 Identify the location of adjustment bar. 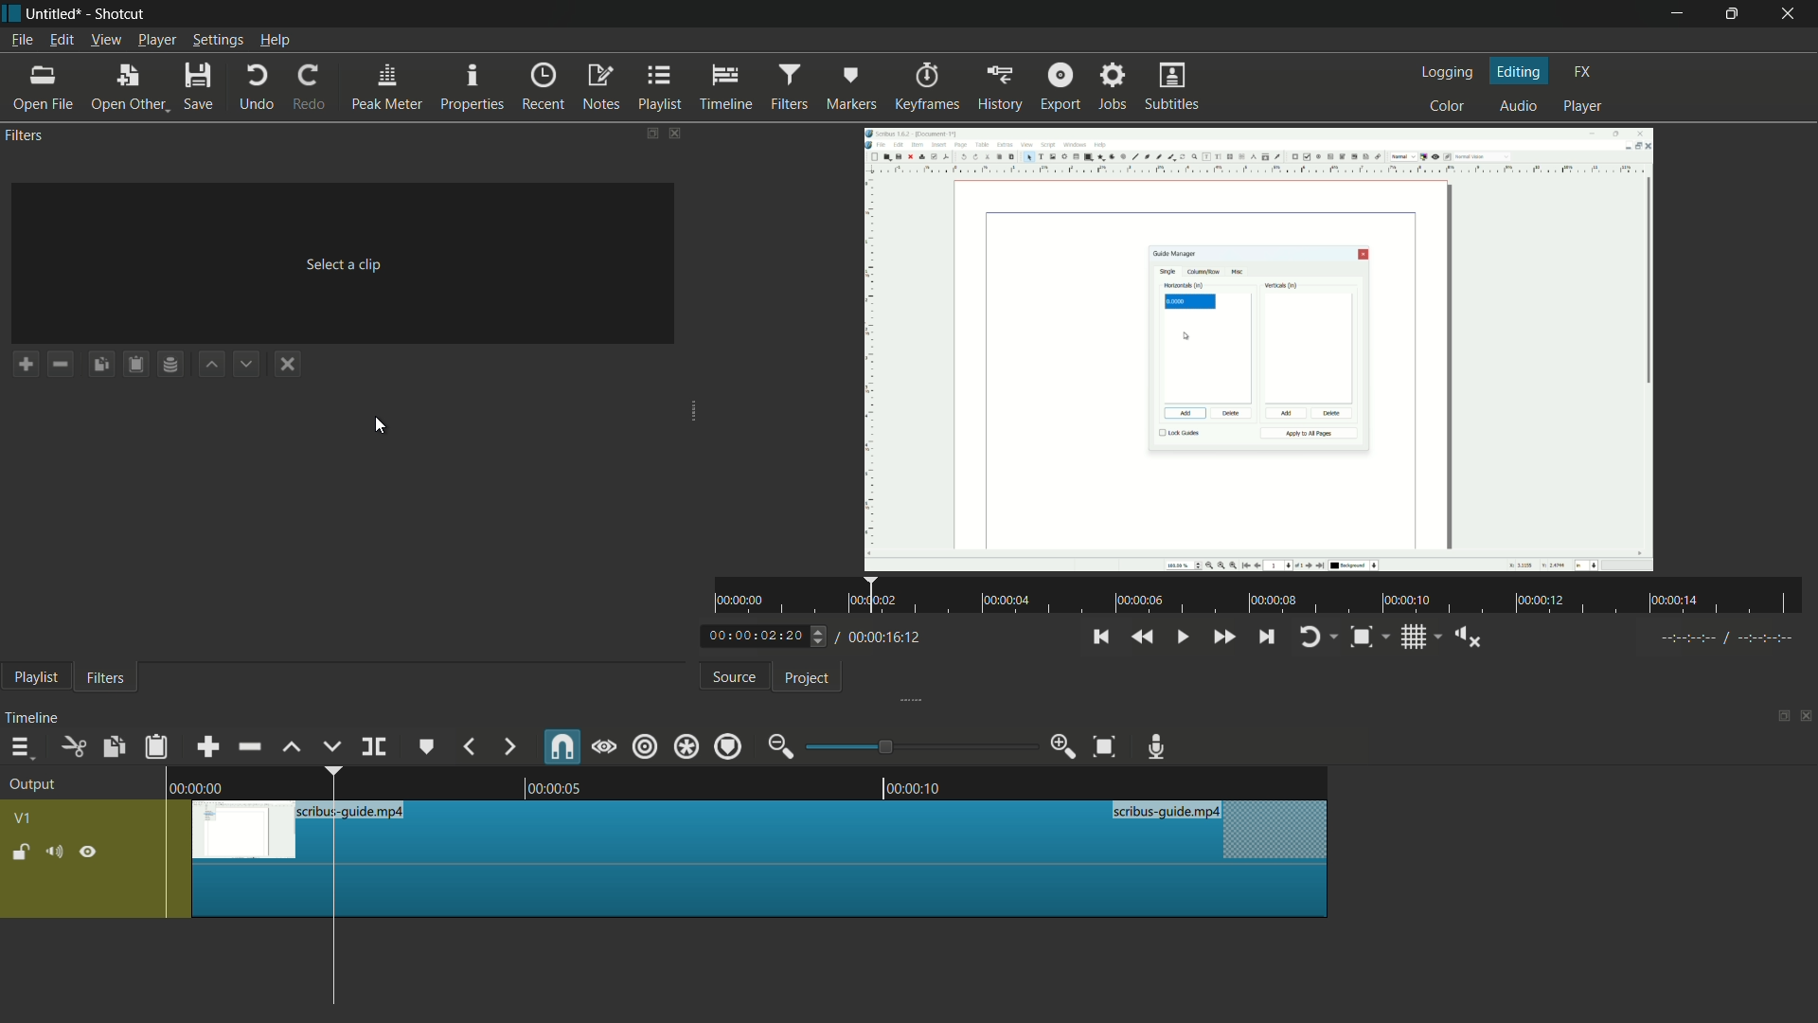
(920, 747).